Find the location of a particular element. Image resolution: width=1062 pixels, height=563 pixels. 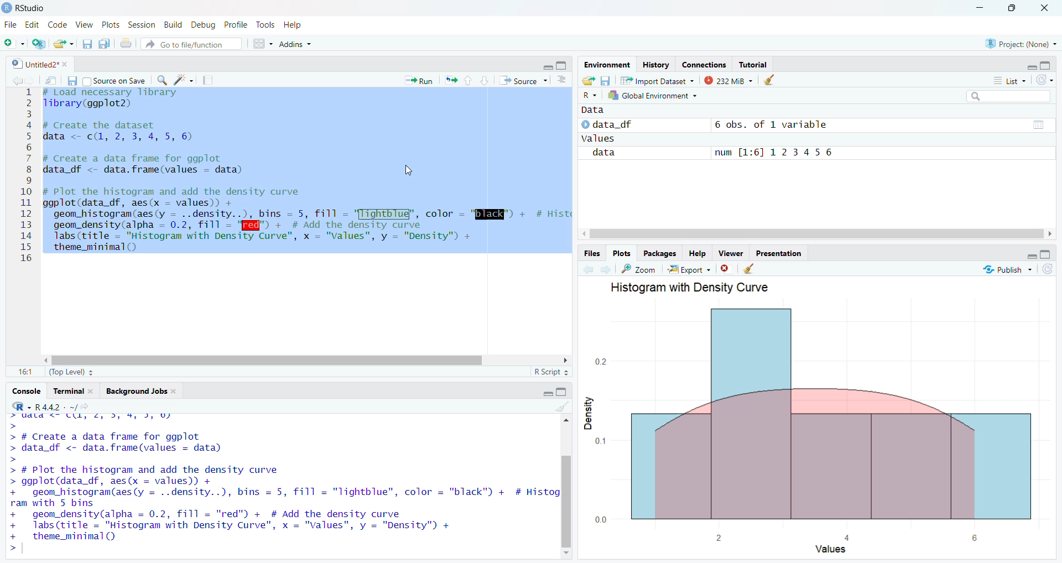

save current document is located at coordinates (72, 79).